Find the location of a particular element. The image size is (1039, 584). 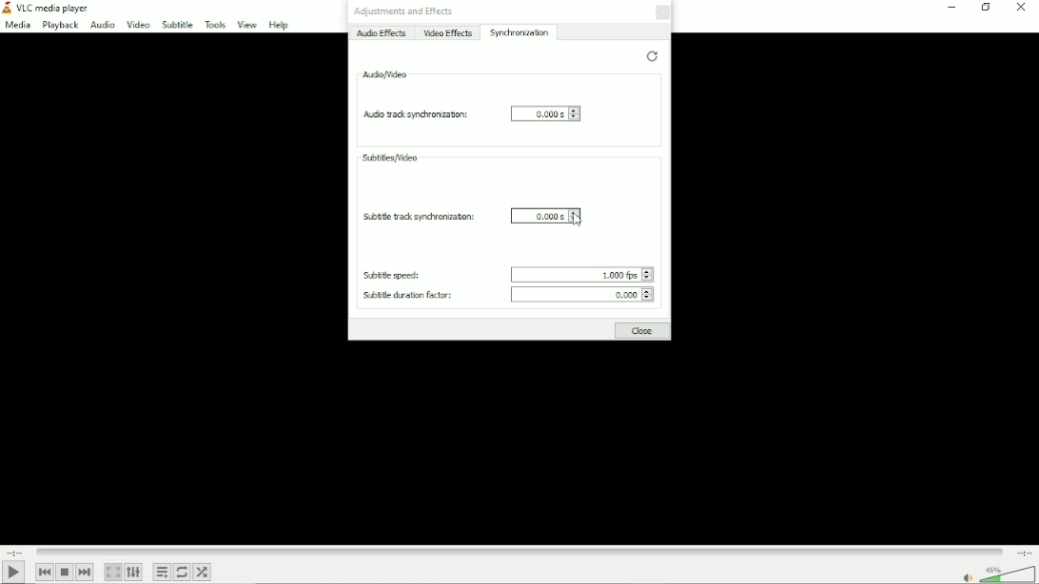

Previous is located at coordinates (45, 572).